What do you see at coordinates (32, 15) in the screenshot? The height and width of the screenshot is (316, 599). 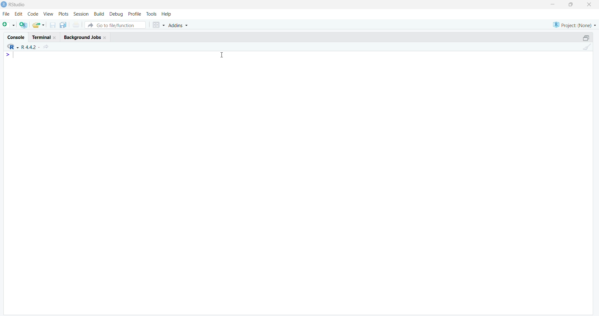 I see `Code` at bounding box center [32, 15].